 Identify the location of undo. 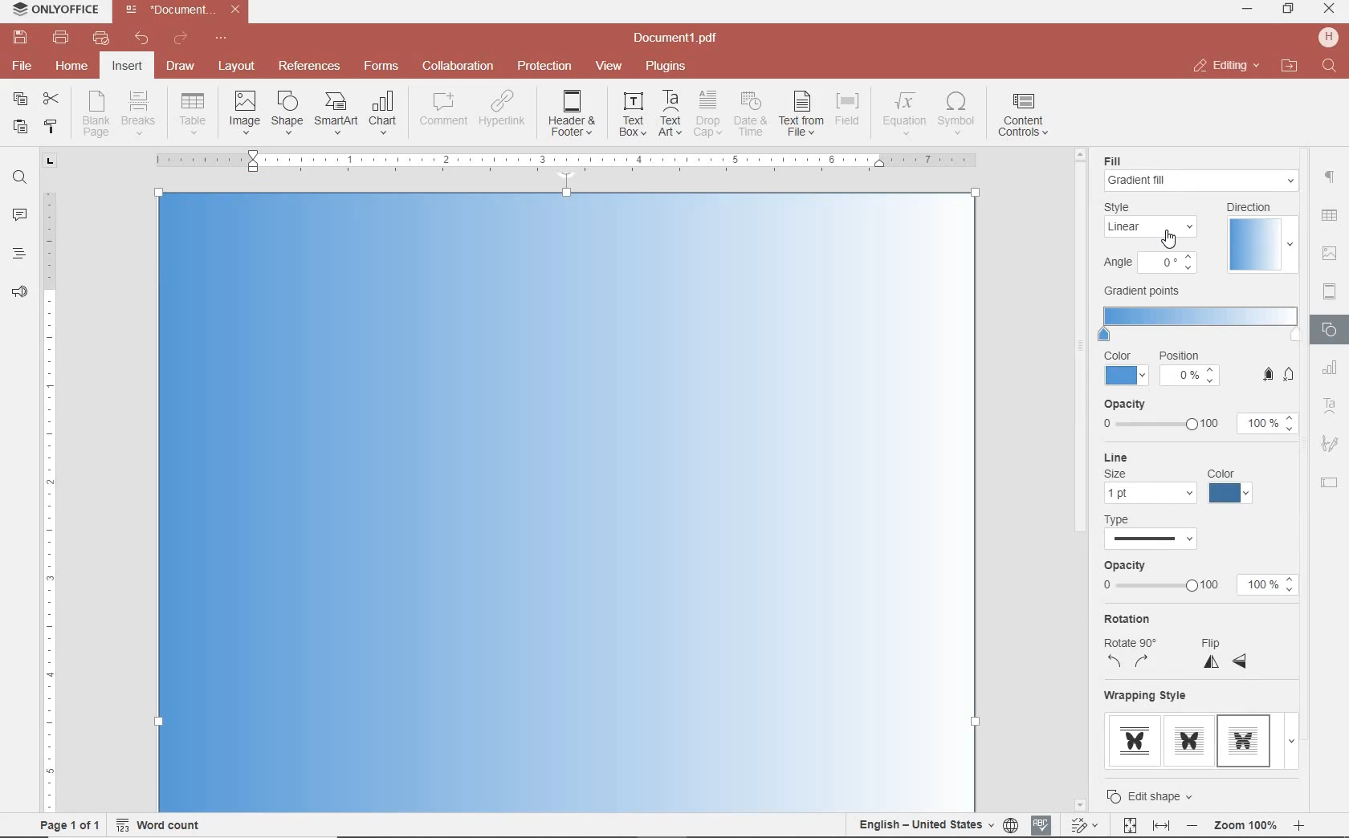
(142, 39).